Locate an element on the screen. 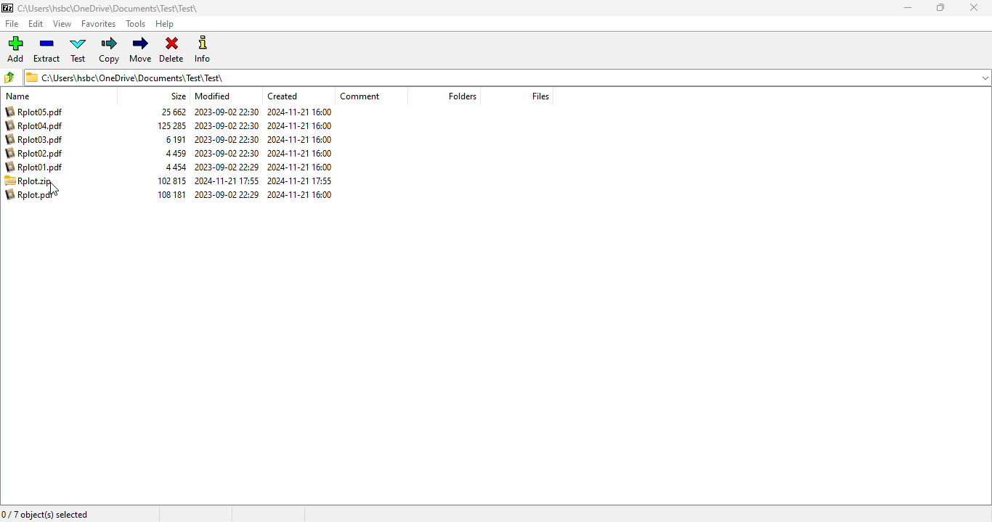  created is located at coordinates (282, 96).